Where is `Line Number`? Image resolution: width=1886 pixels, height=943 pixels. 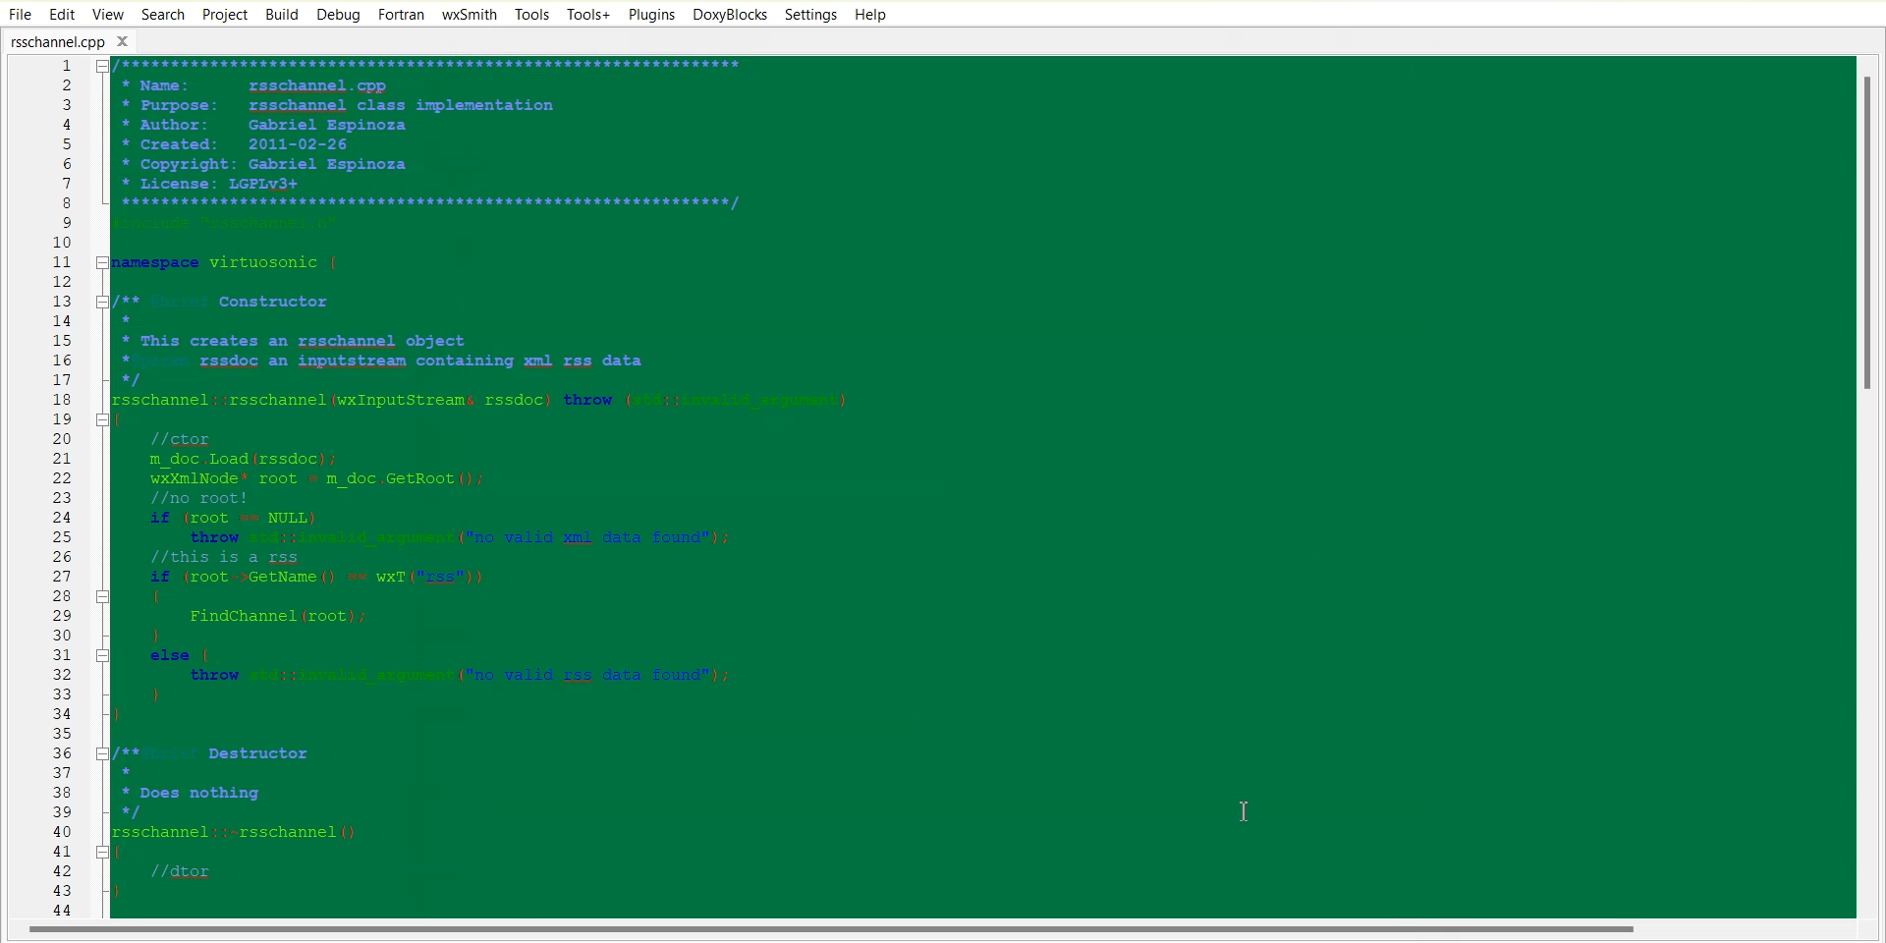 Line Number is located at coordinates (47, 488).